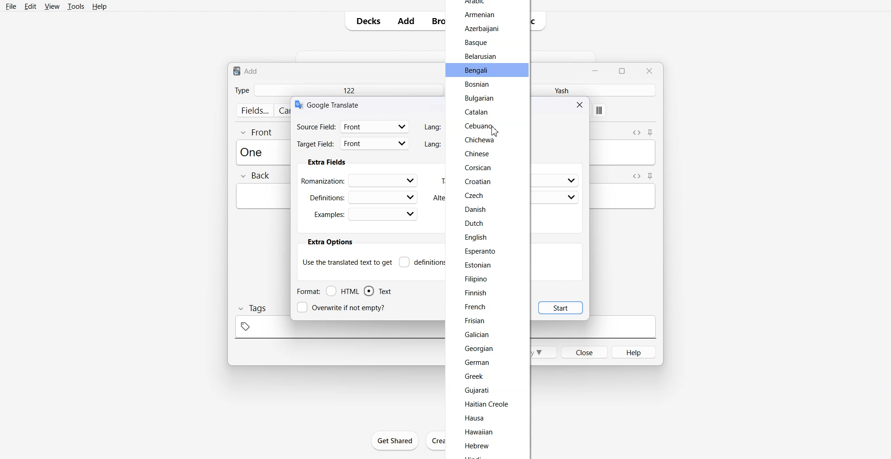 The image size is (891, 459). I want to click on Add, so click(406, 21).